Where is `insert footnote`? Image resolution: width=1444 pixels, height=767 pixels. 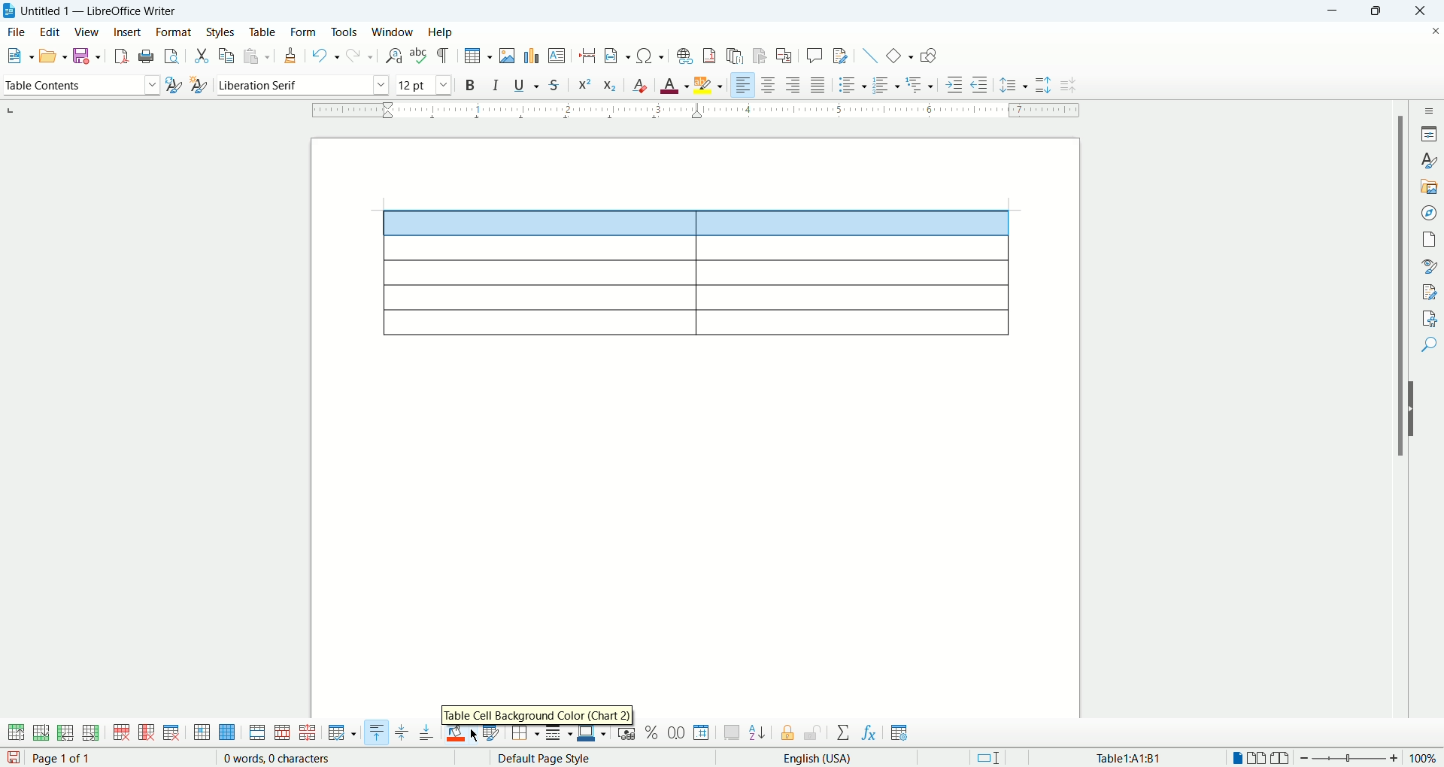 insert footnote is located at coordinates (712, 54).